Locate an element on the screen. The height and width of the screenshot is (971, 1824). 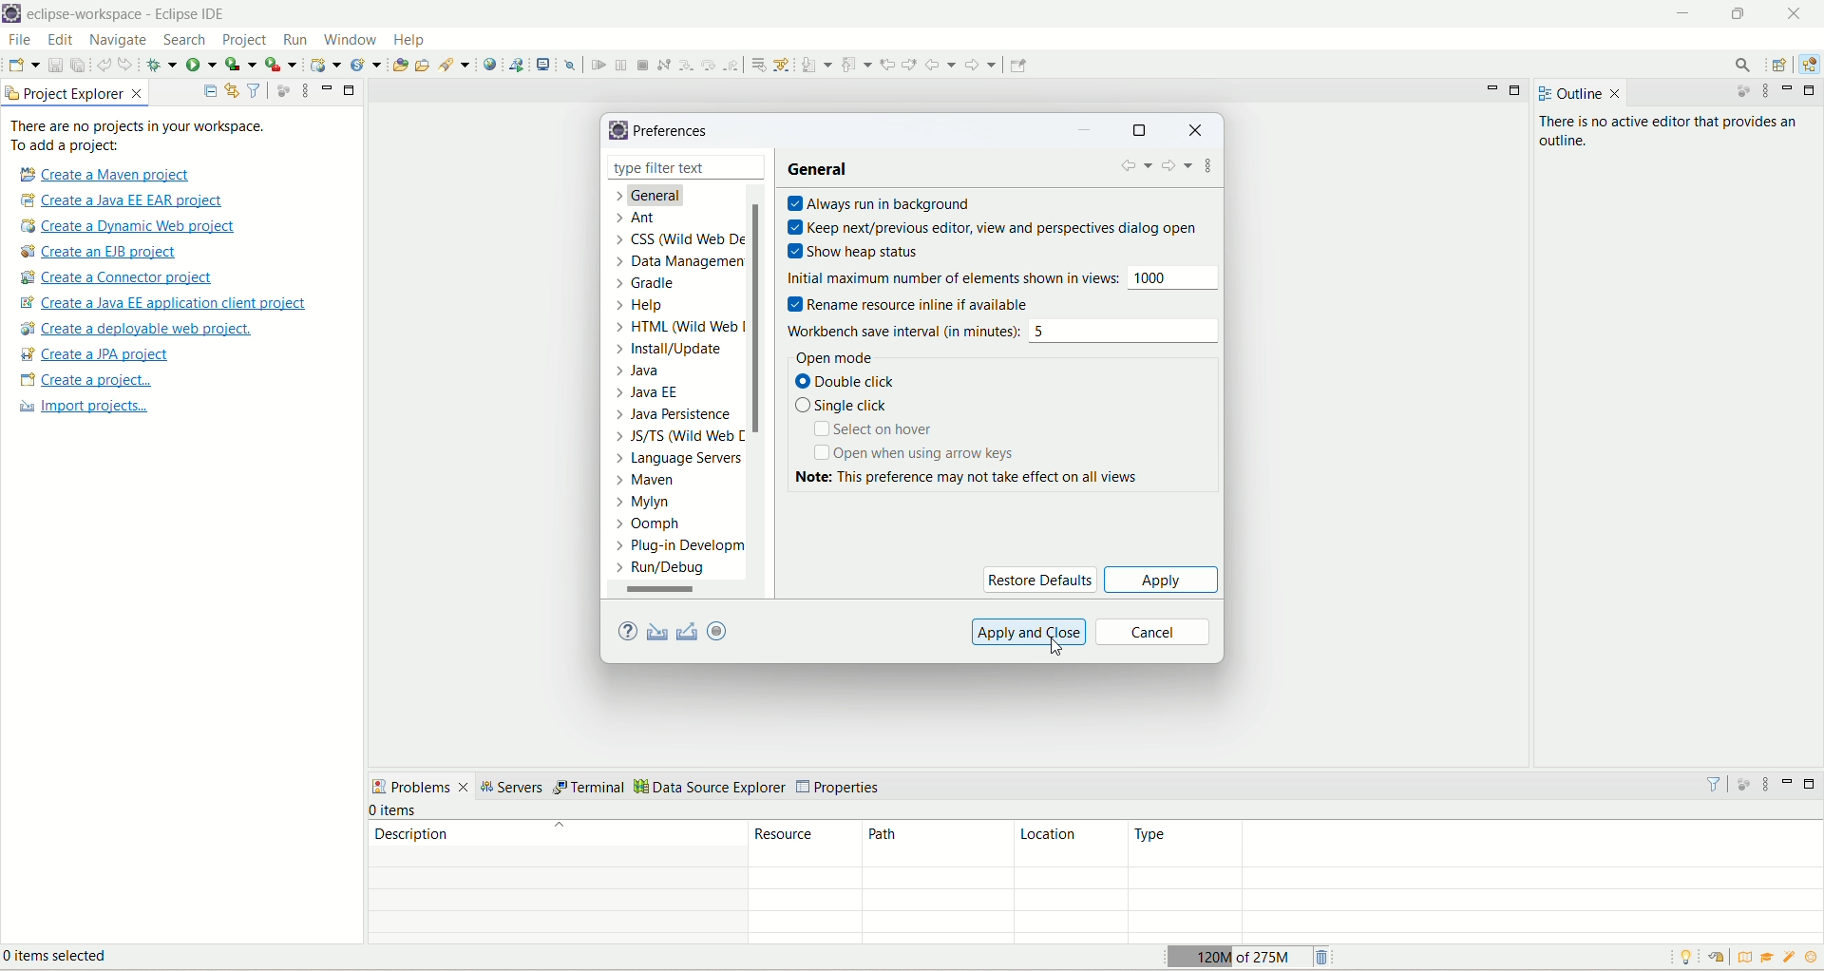
focus on active task is located at coordinates (283, 89).